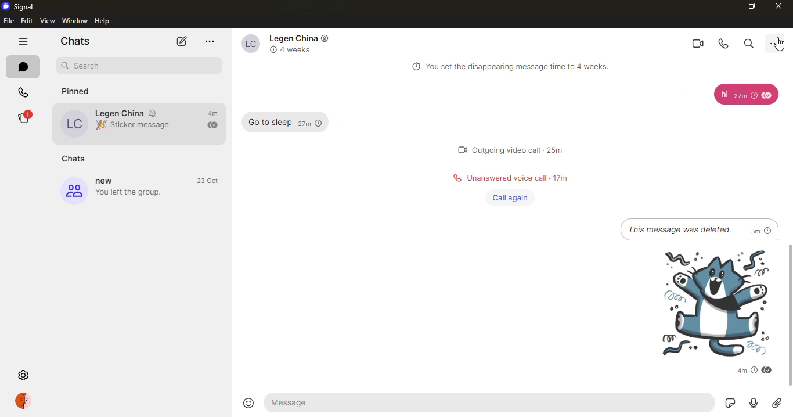 The width and height of the screenshot is (793, 417). What do you see at coordinates (108, 181) in the screenshot?
I see `New` at bounding box center [108, 181].